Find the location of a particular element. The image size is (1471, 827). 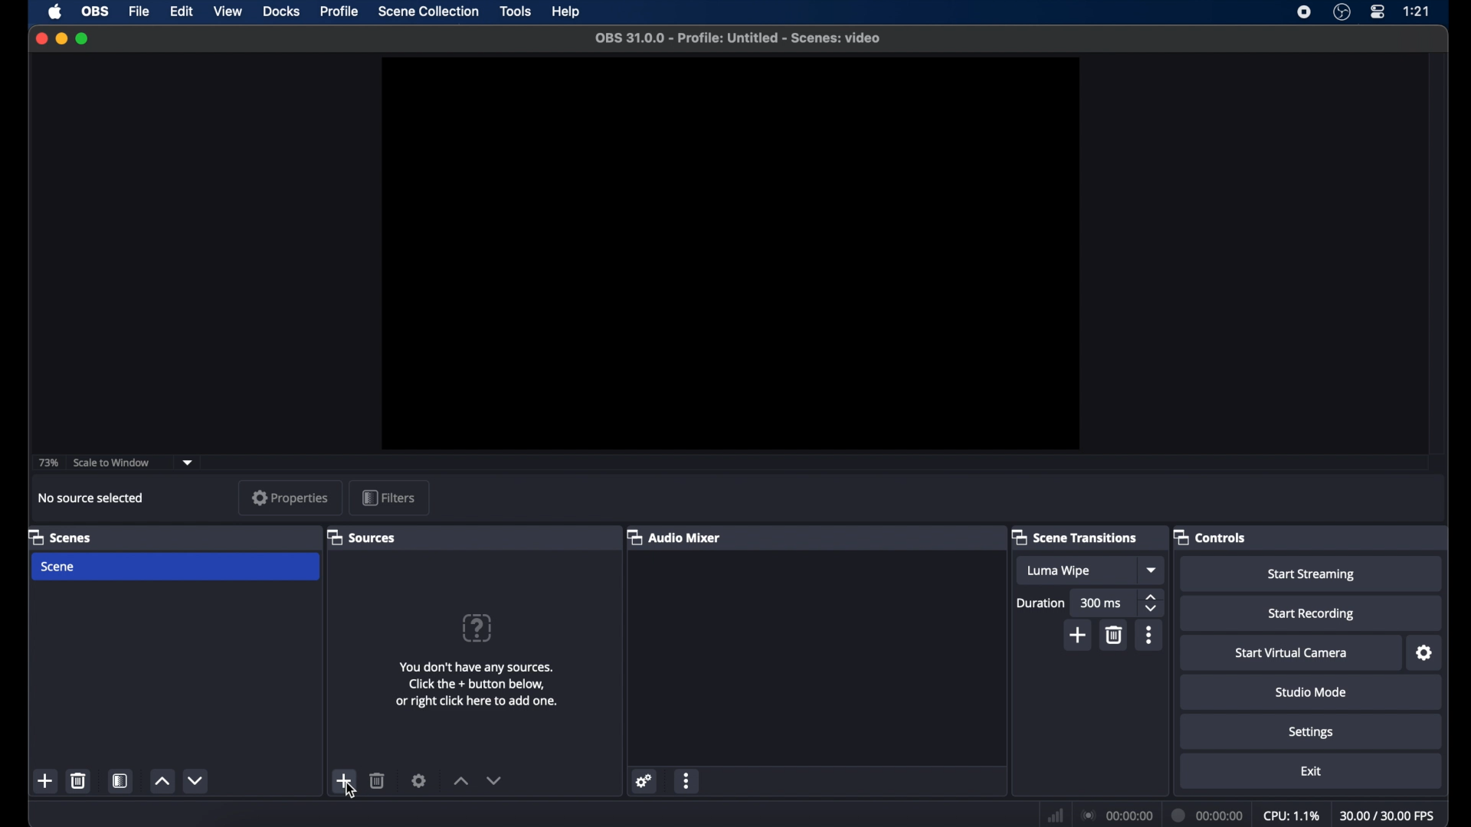

sources is located at coordinates (362, 538).